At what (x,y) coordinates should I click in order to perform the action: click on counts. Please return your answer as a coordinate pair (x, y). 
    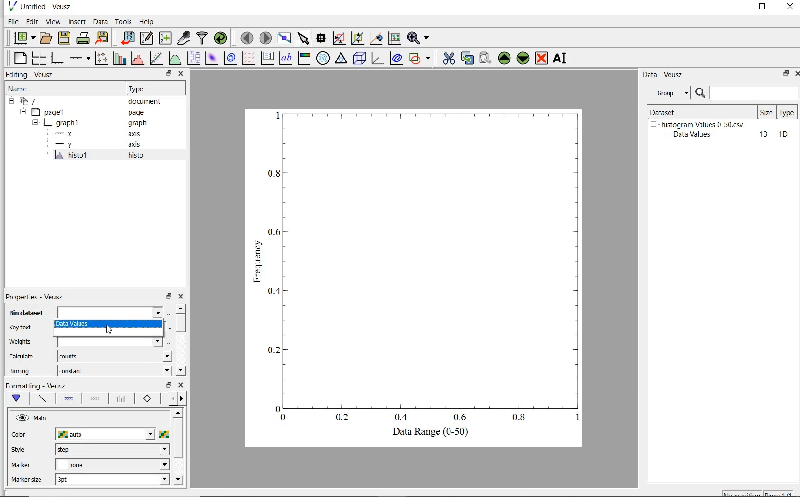
    Looking at the image, I should click on (112, 356).